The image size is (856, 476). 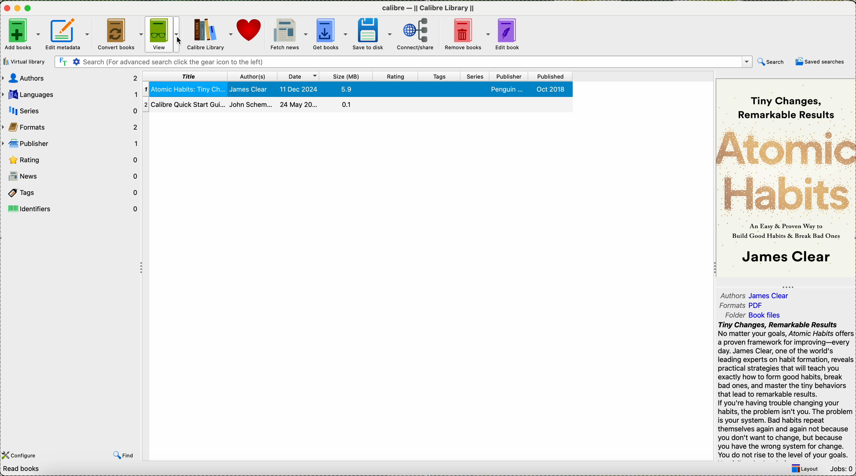 What do you see at coordinates (252, 77) in the screenshot?
I see `author(s)` at bounding box center [252, 77].